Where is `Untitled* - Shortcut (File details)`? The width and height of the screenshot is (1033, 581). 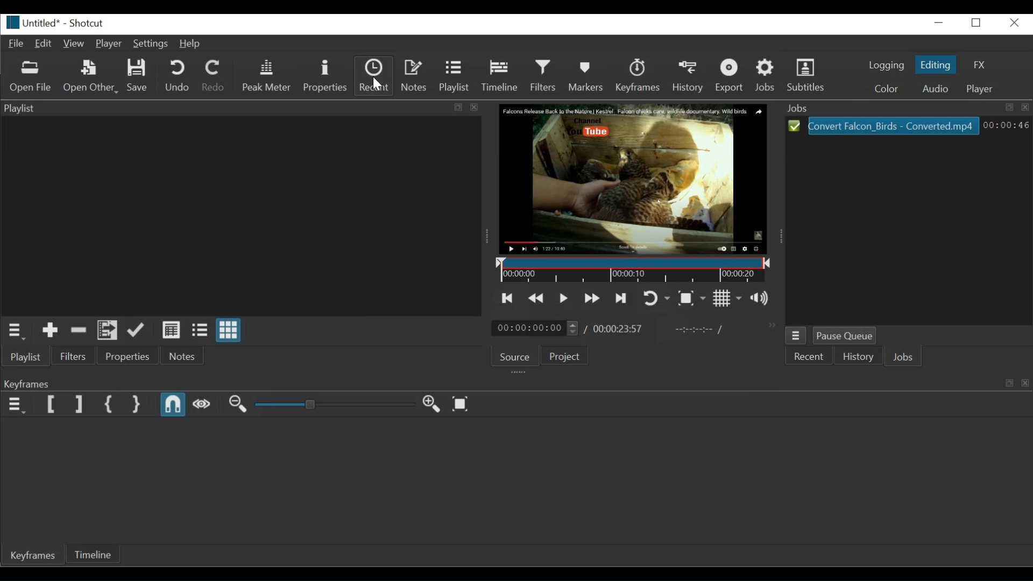
Untitled* - Shortcut (File details) is located at coordinates (62, 23).